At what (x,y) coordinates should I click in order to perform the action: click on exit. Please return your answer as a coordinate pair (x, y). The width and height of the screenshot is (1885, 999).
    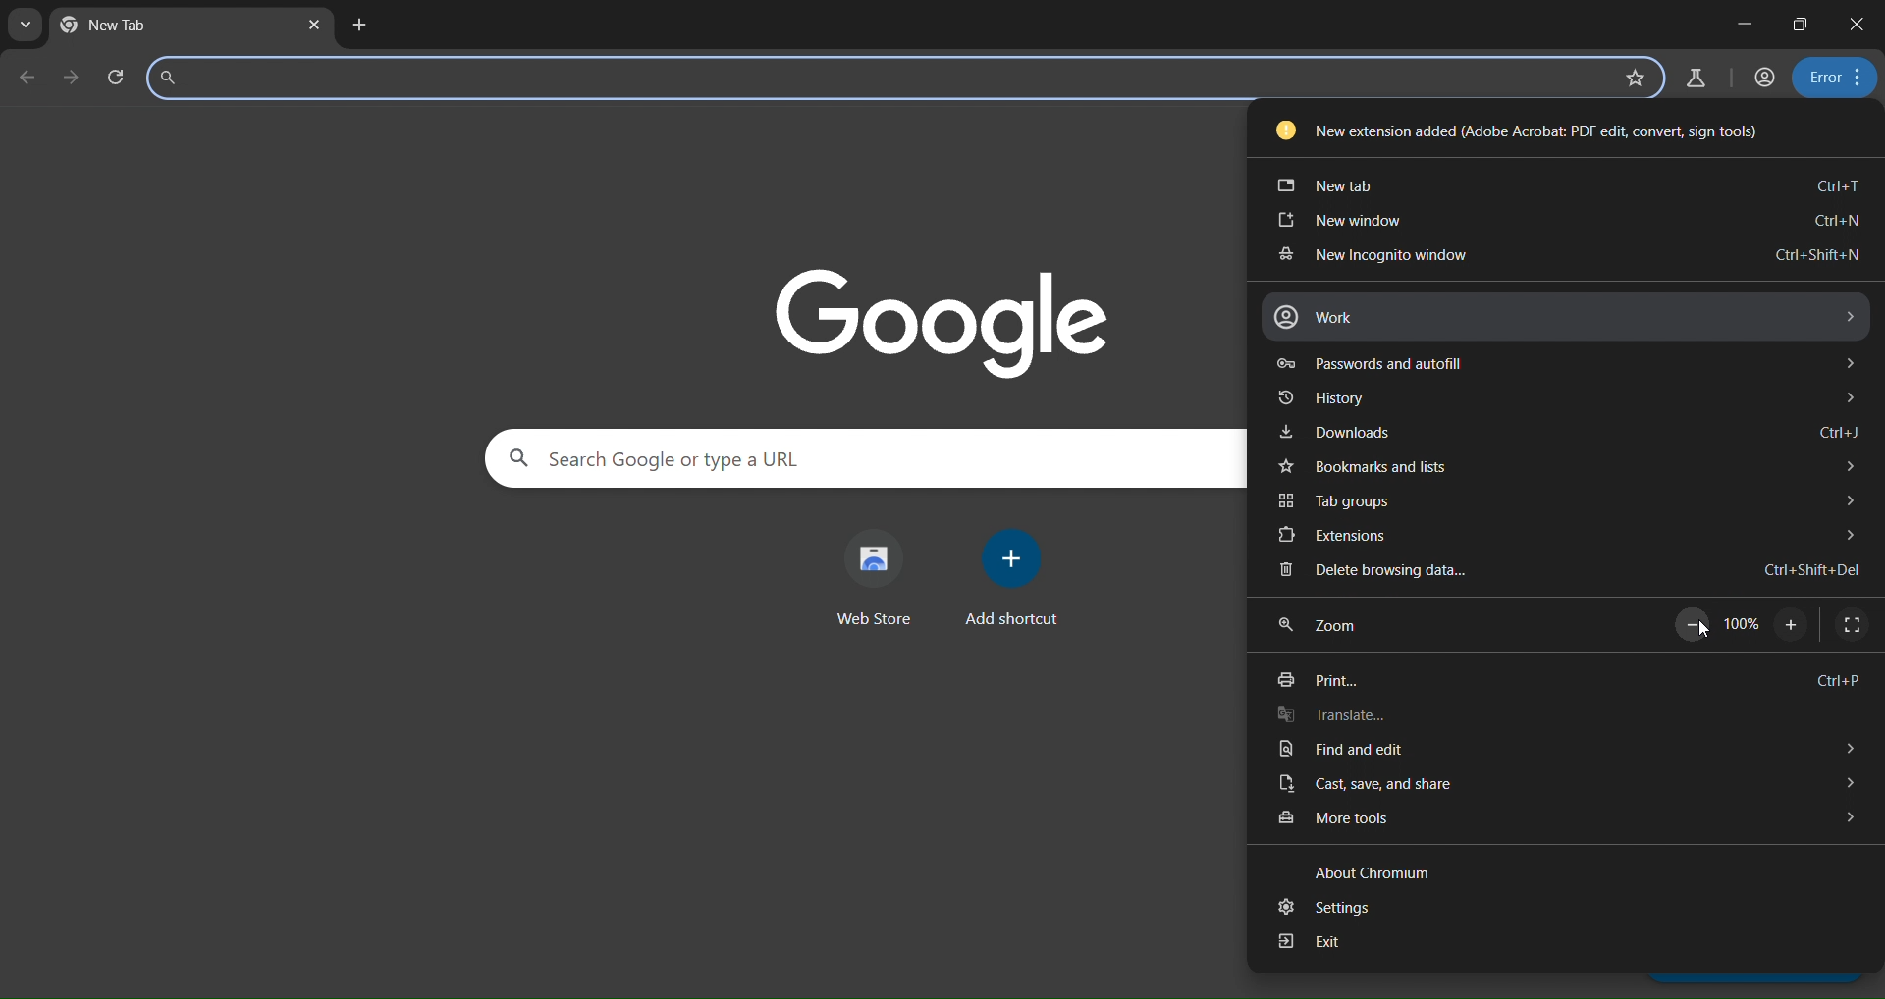
    Looking at the image, I should click on (1565, 946).